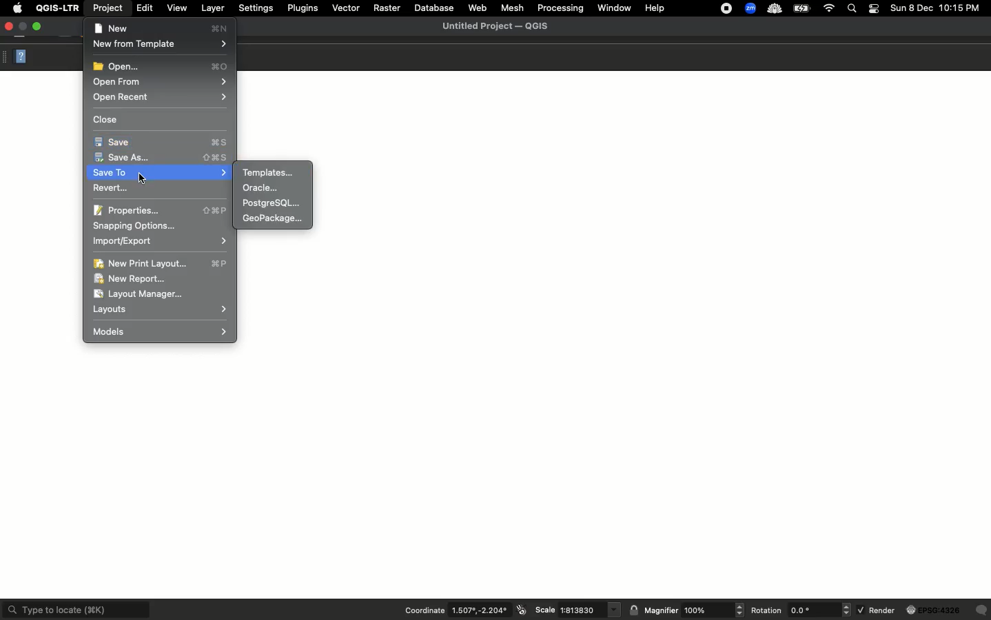 The image size is (991, 620). I want to click on New from template, so click(161, 46).